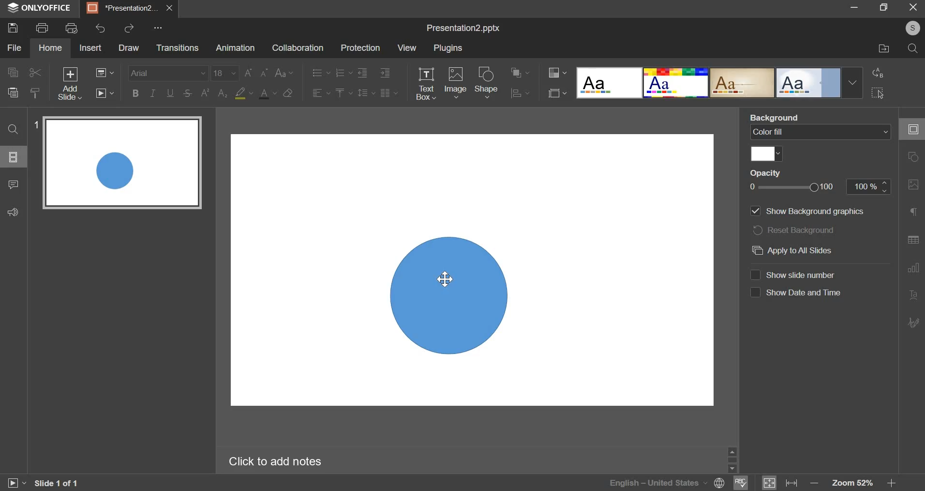 This screenshot has width=925, height=491. What do you see at coordinates (104, 93) in the screenshot?
I see `start slideshow` at bounding box center [104, 93].